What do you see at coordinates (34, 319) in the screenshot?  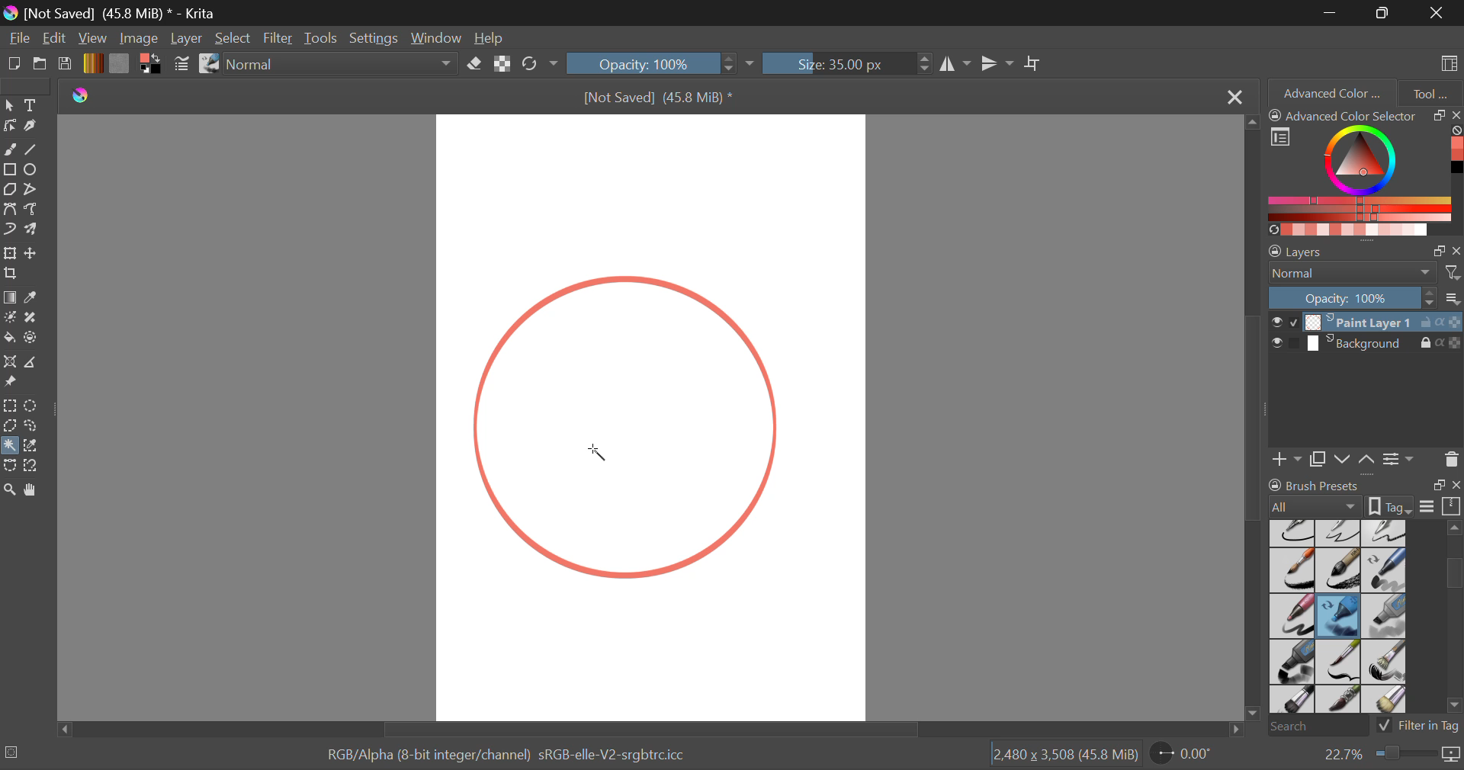 I see `Smart Patch Tool` at bounding box center [34, 319].